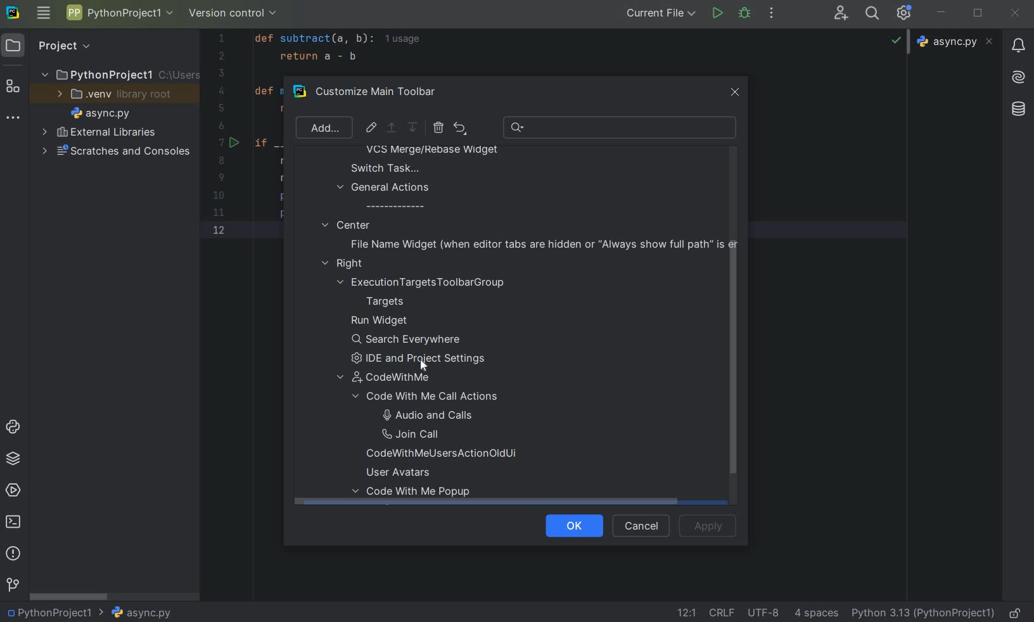 The width and height of the screenshot is (1034, 622). Describe the element at coordinates (15, 555) in the screenshot. I see `PROBLEMS` at that location.